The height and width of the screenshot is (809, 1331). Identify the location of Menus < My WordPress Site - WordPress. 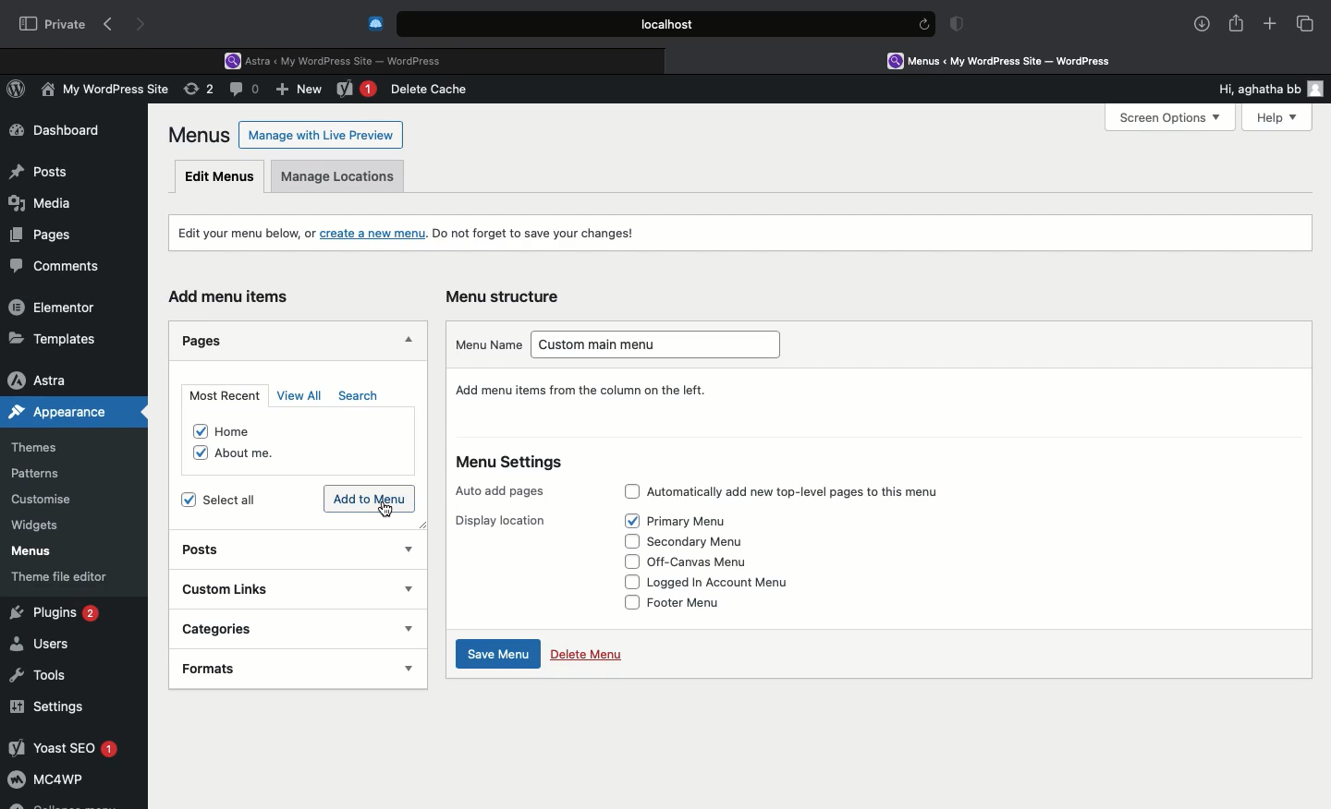
(1013, 60).